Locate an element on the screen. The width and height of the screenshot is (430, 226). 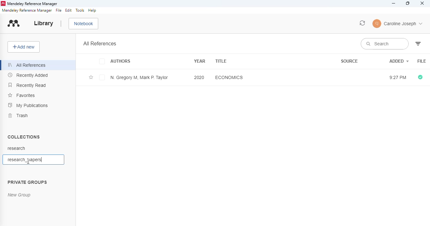
my publications is located at coordinates (28, 105).